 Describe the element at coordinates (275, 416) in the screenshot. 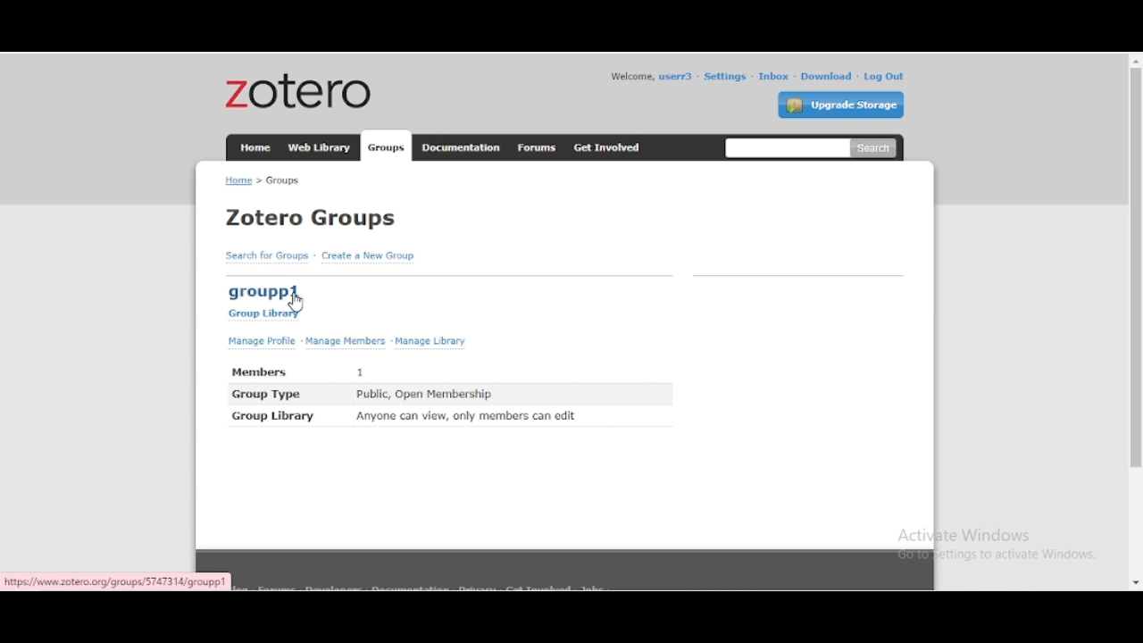

I see `group library` at that location.